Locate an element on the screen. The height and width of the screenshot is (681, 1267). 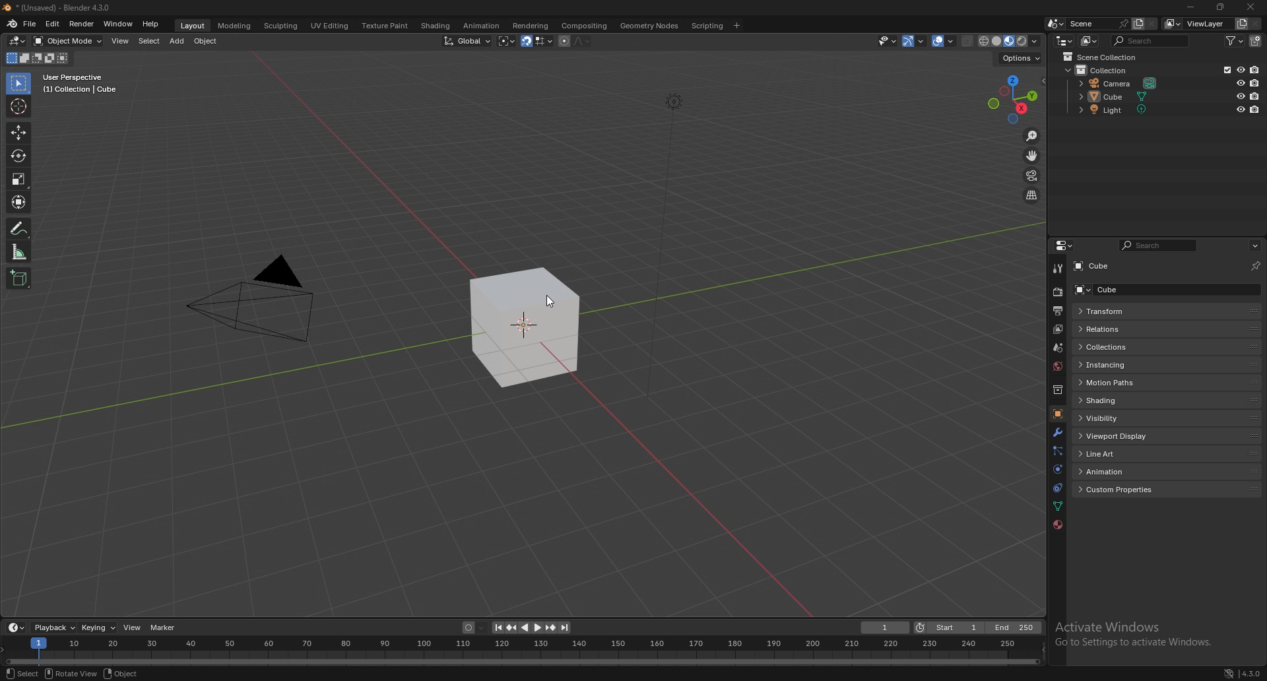
scene collection is located at coordinates (1103, 57).